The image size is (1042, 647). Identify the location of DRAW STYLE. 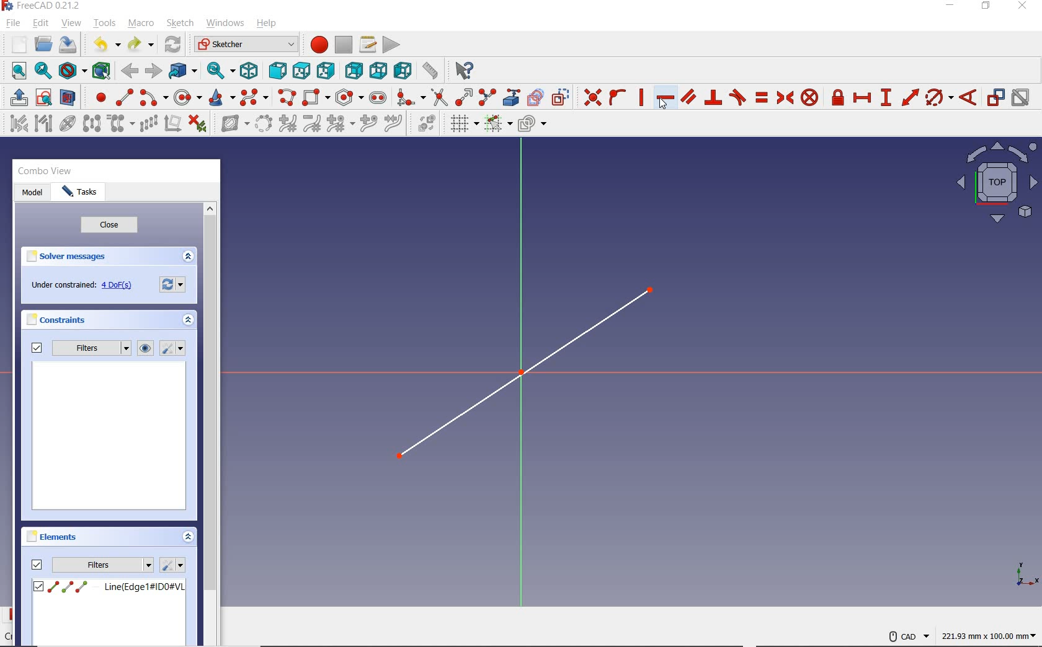
(72, 71).